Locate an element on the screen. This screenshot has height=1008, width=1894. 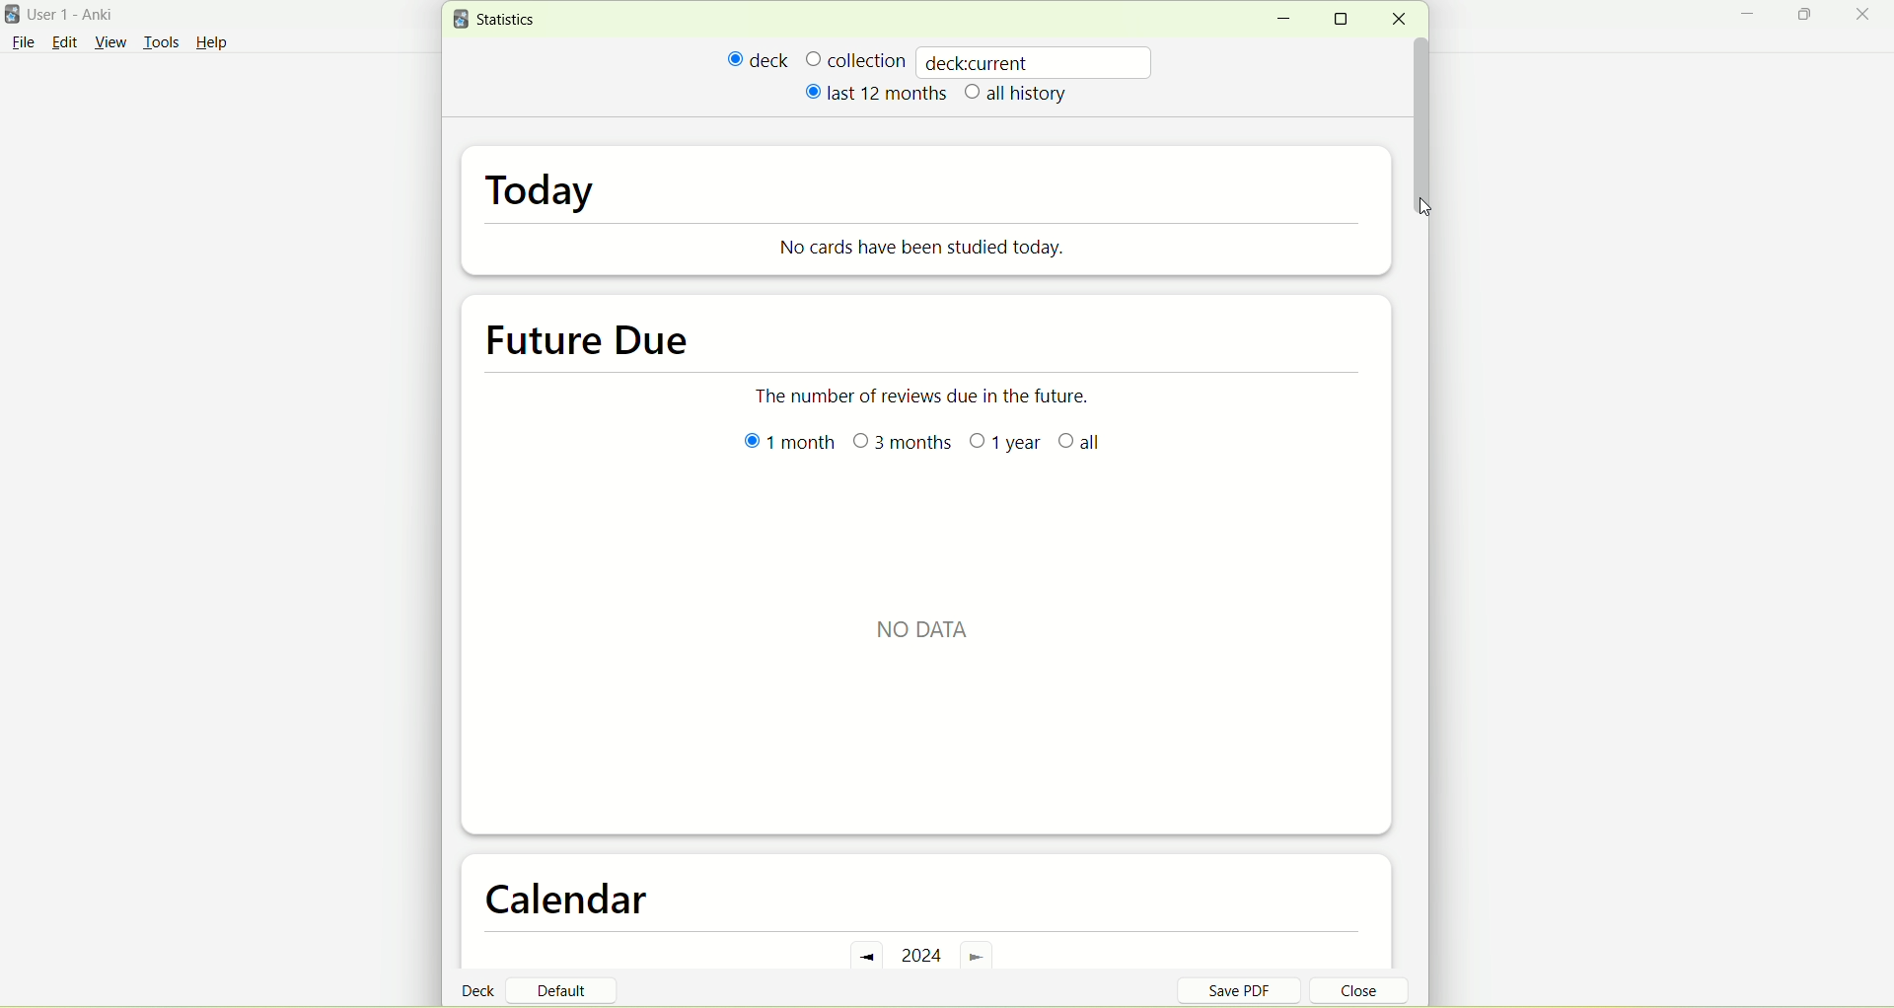
tools is located at coordinates (161, 44).